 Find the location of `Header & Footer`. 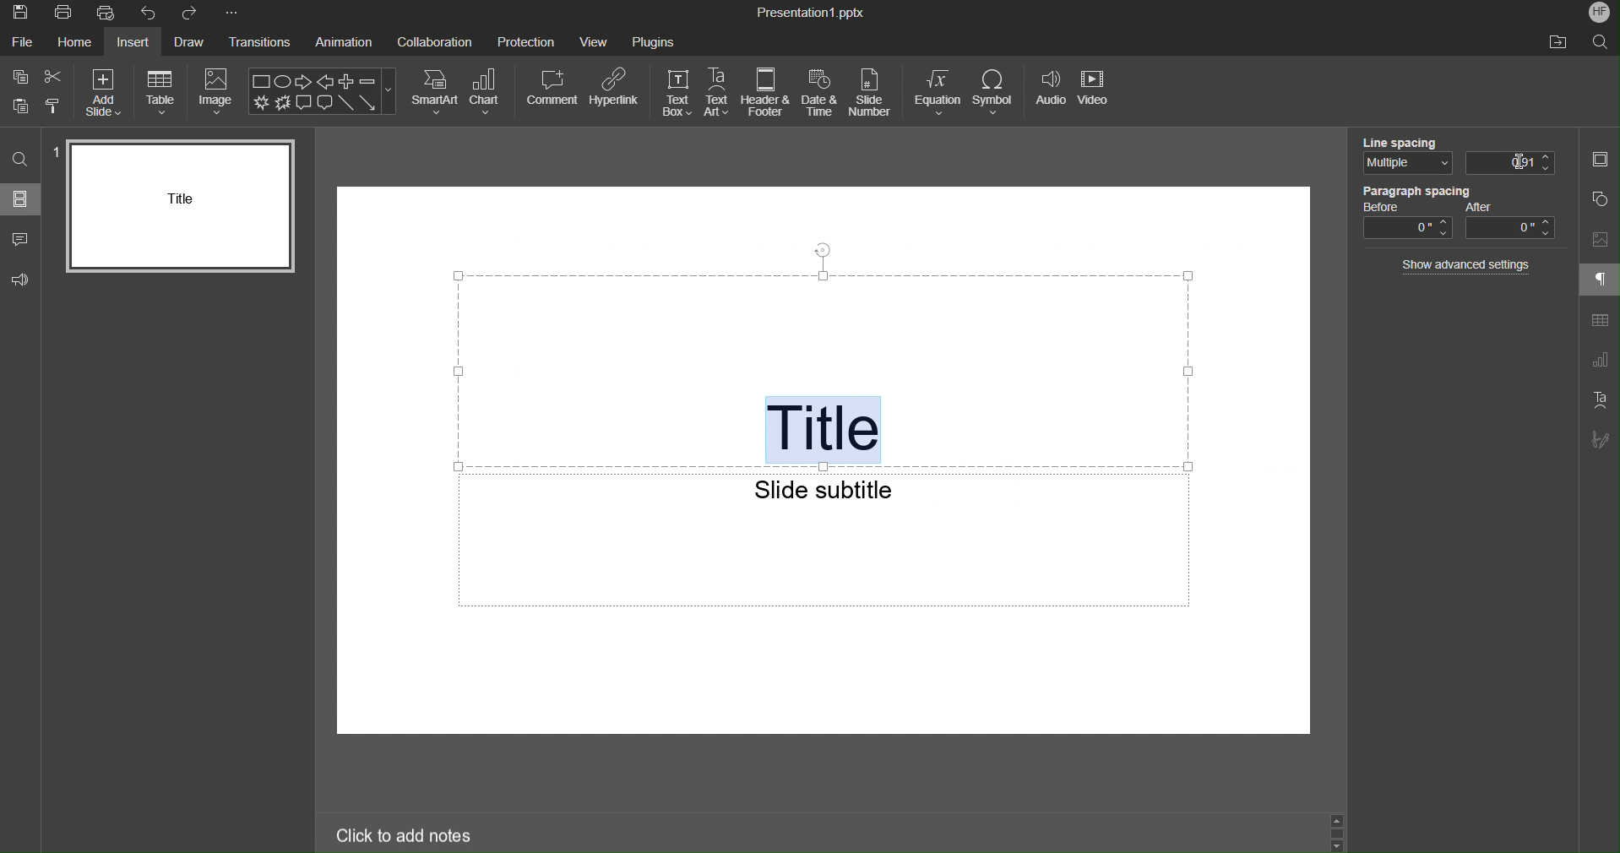

Header & Footer is located at coordinates (766, 93).